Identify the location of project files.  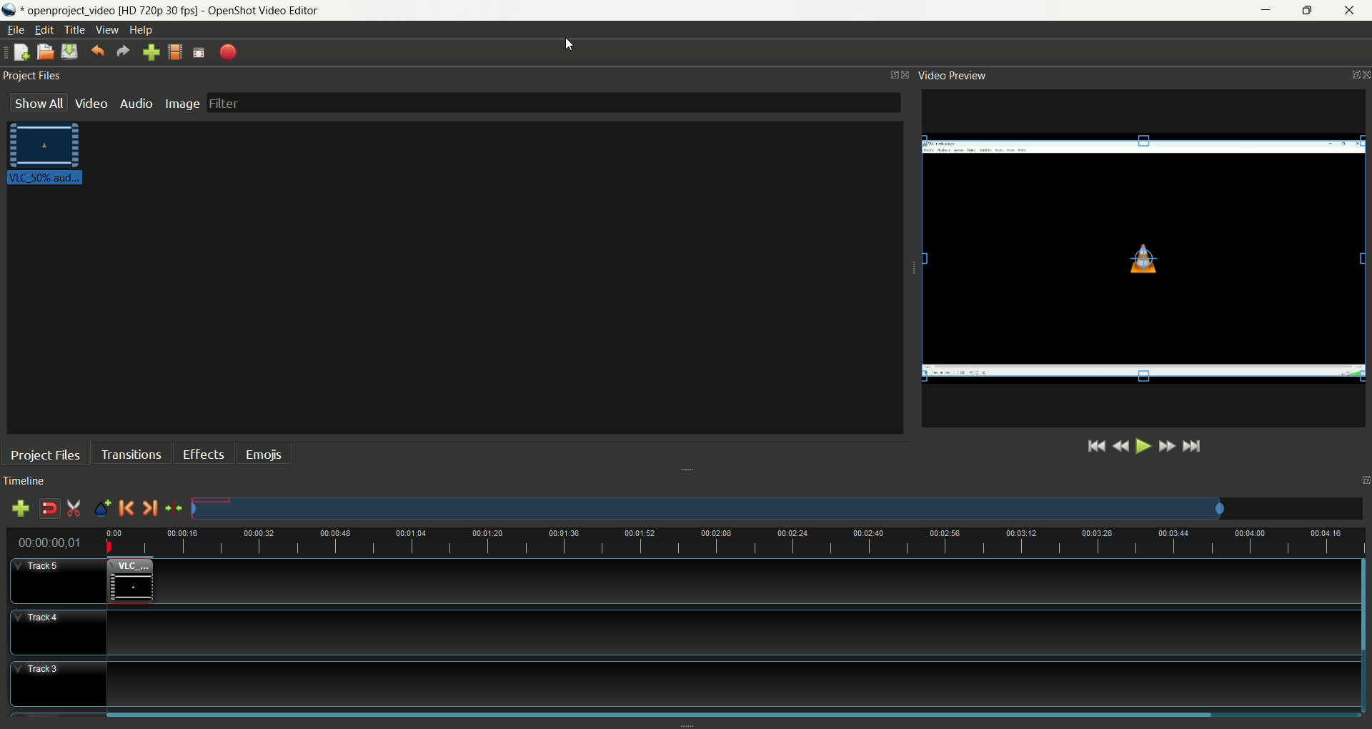
(35, 77).